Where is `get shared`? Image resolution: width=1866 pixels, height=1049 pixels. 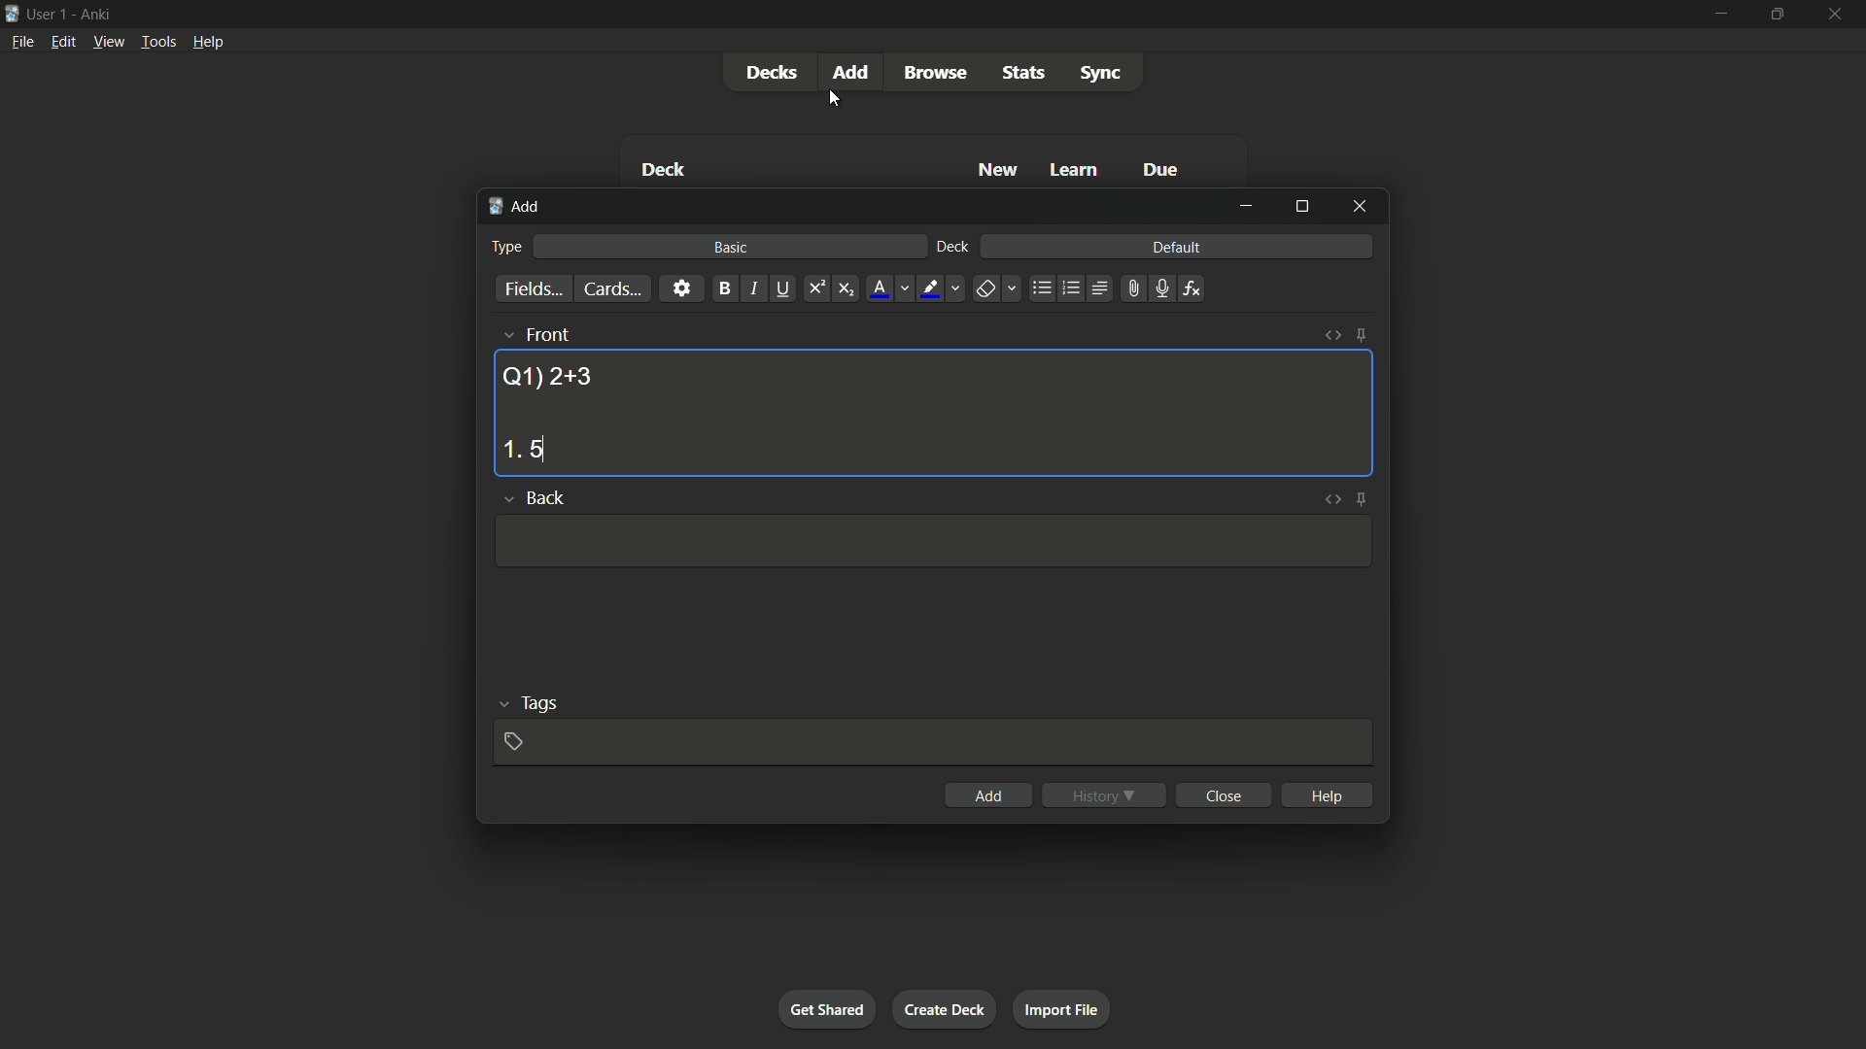
get shared is located at coordinates (826, 1008).